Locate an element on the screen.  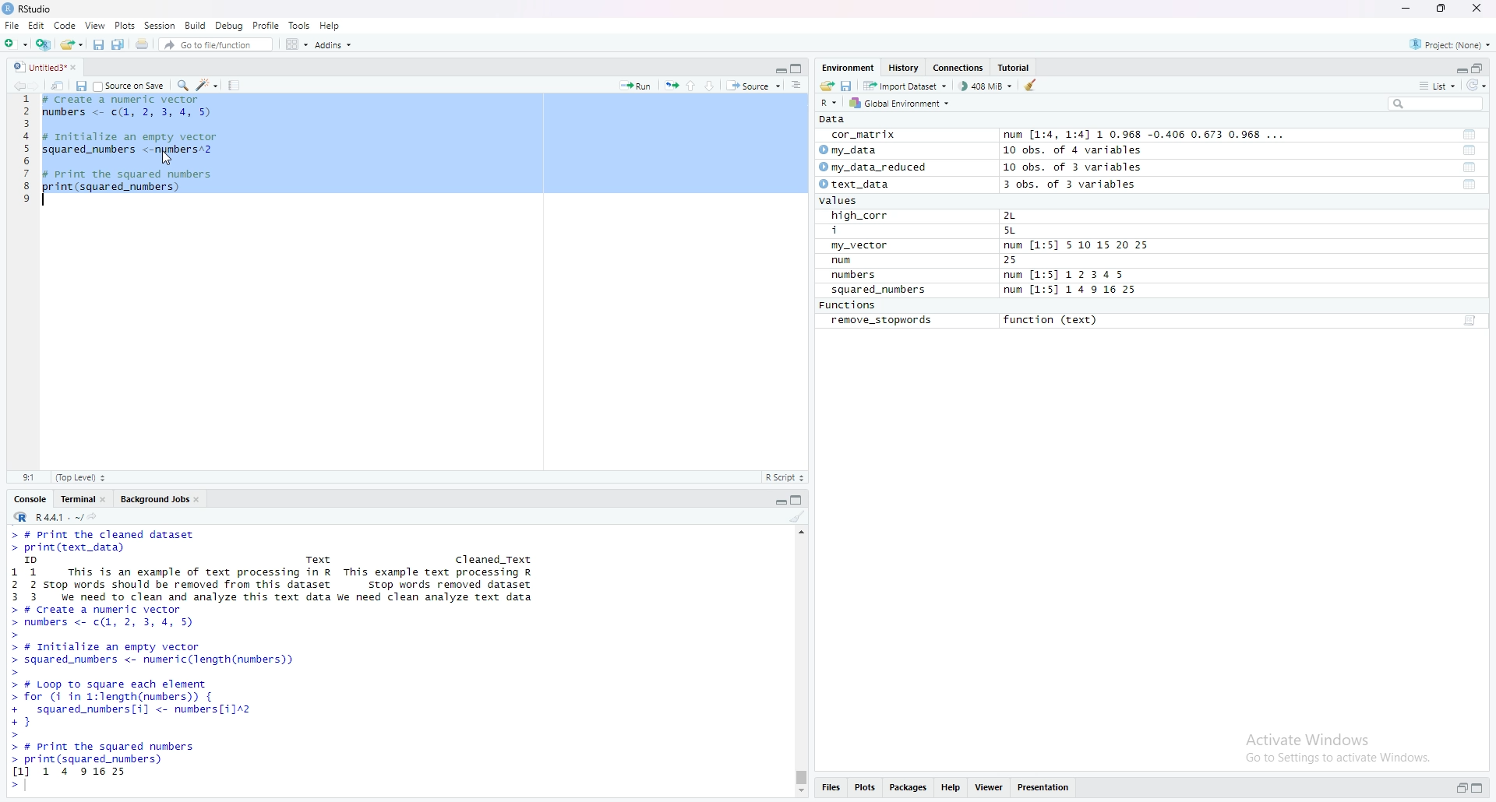
R Script is located at coordinates (785, 477).